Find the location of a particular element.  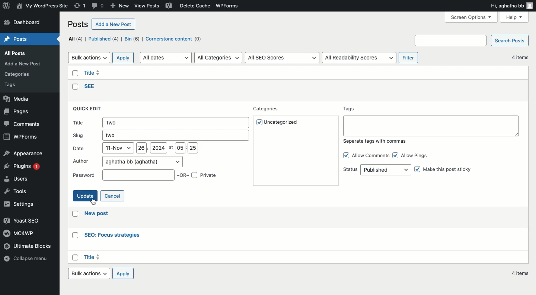

Make this post sticky is located at coordinates (448, 172).